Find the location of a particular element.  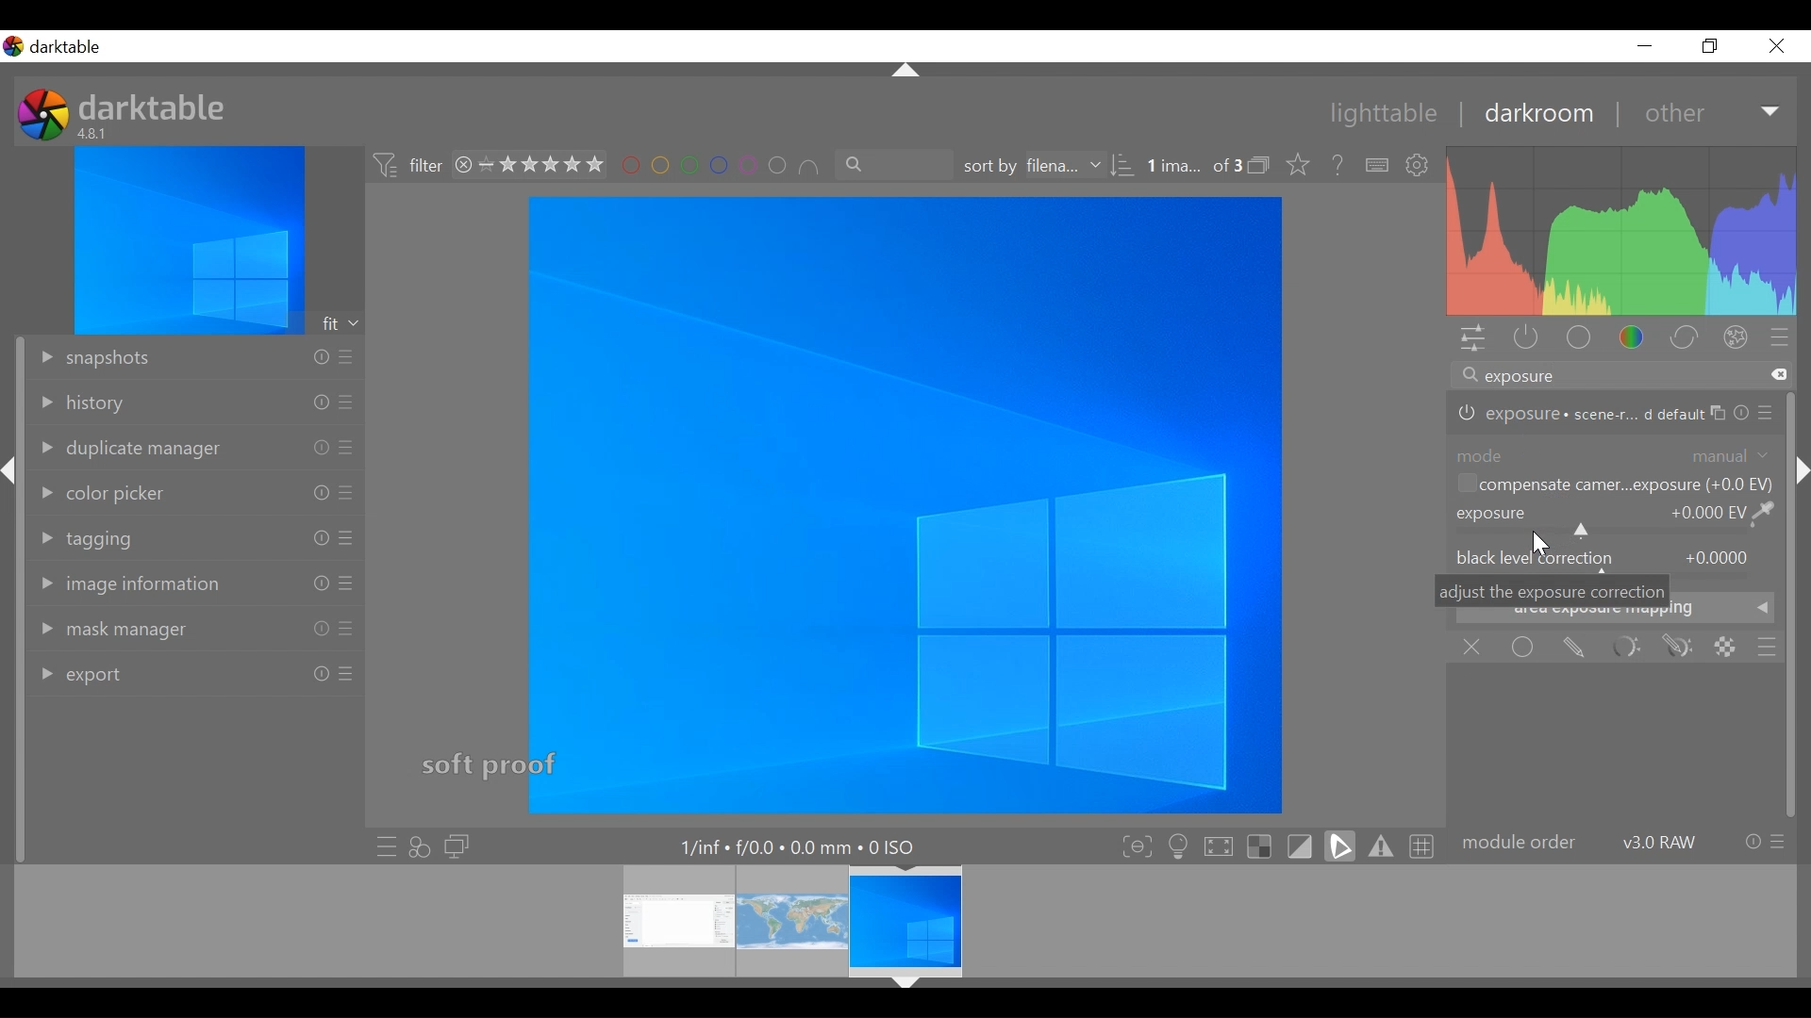

presets is located at coordinates (347, 402).